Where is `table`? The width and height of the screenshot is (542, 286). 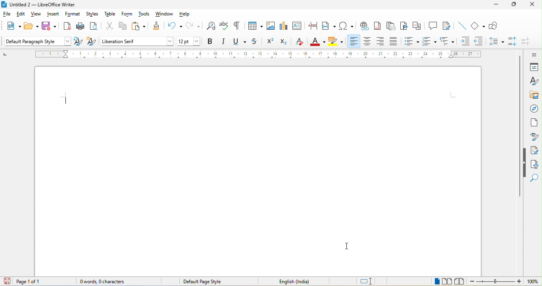 table is located at coordinates (255, 27).